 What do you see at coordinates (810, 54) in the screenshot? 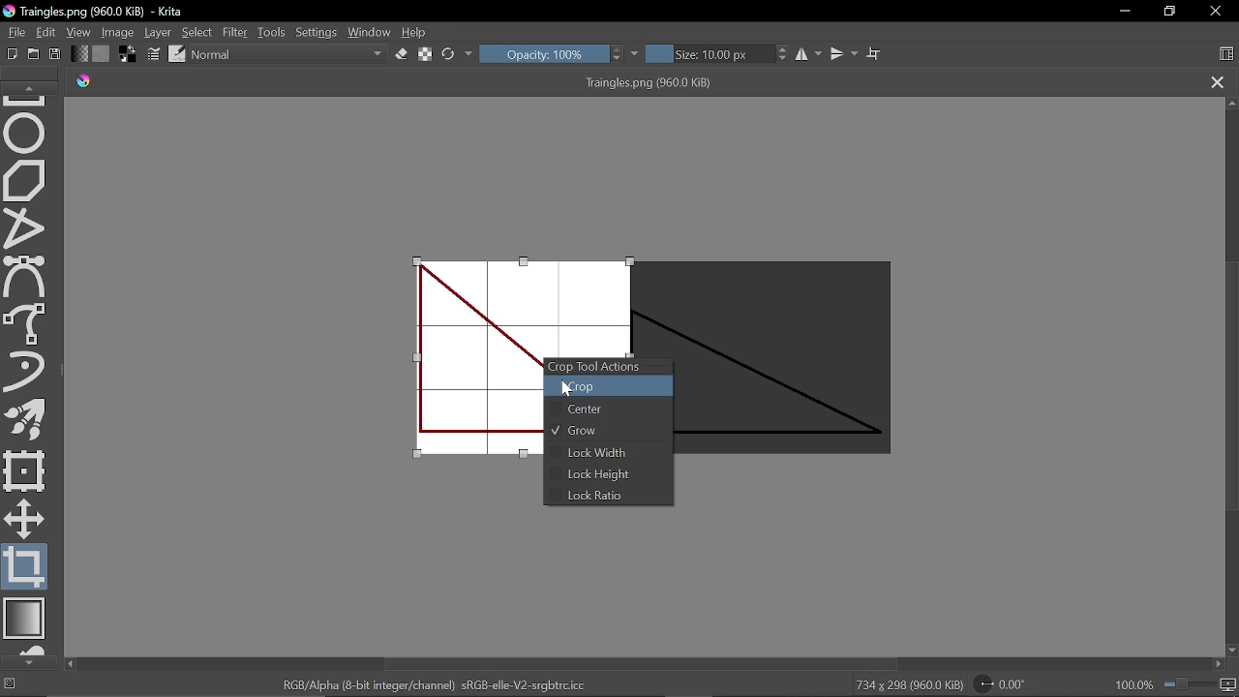
I see `Horizontal mirror tool` at bounding box center [810, 54].